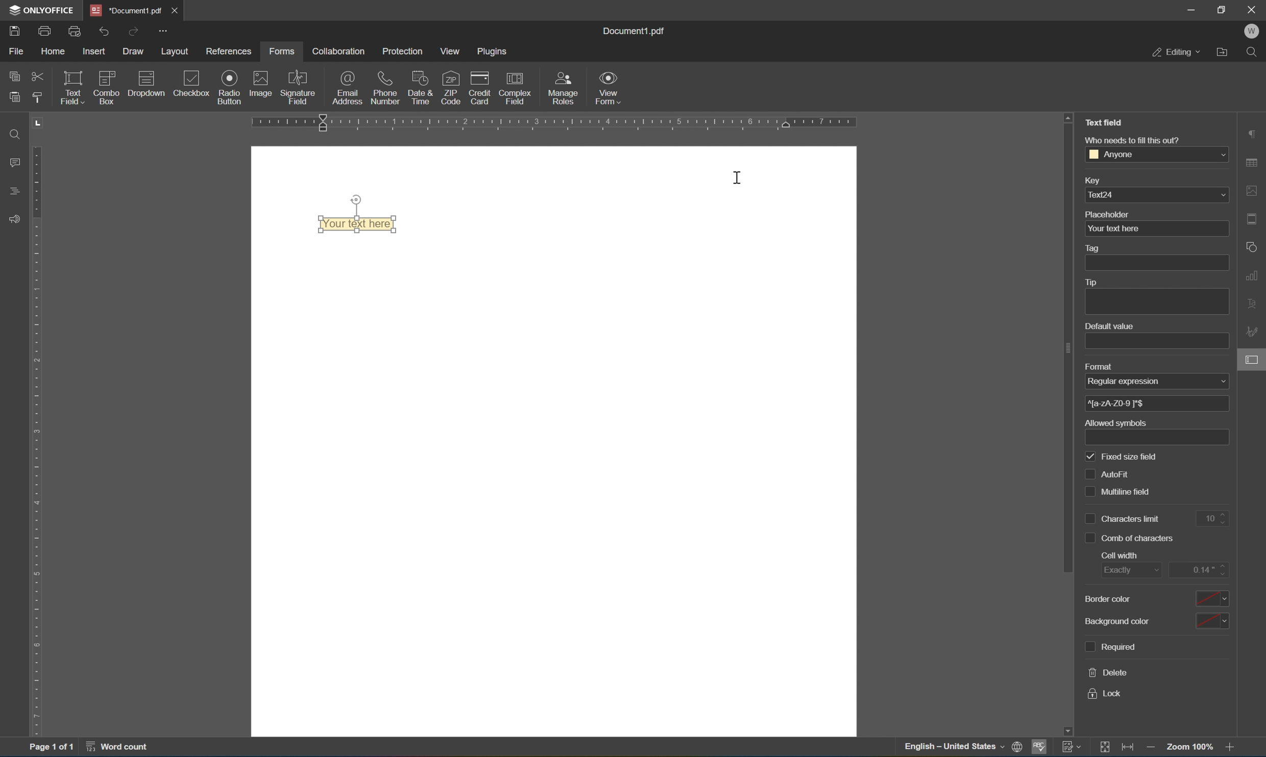 This screenshot has height=757, width=1266. Describe the element at coordinates (555, 124) in the screenshot. I see `ruler` at that location.